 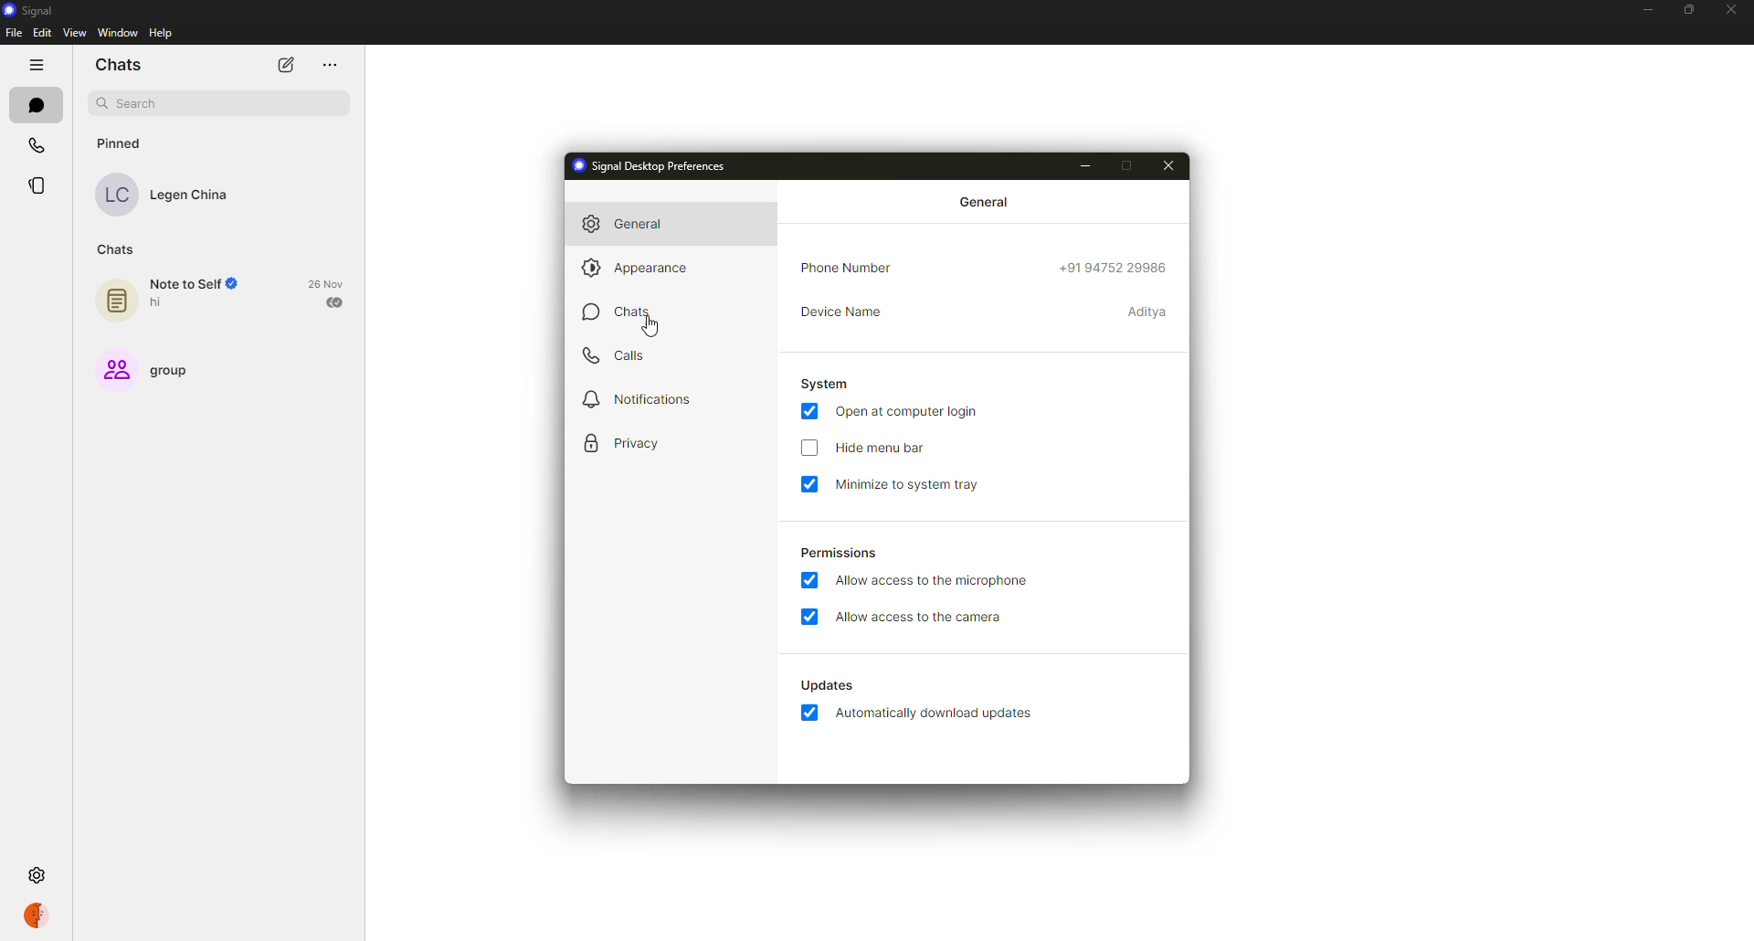 What do you see at coordinates (839, 553) in the screenshot?
I see `permissions` at bounding box center [839, 553].